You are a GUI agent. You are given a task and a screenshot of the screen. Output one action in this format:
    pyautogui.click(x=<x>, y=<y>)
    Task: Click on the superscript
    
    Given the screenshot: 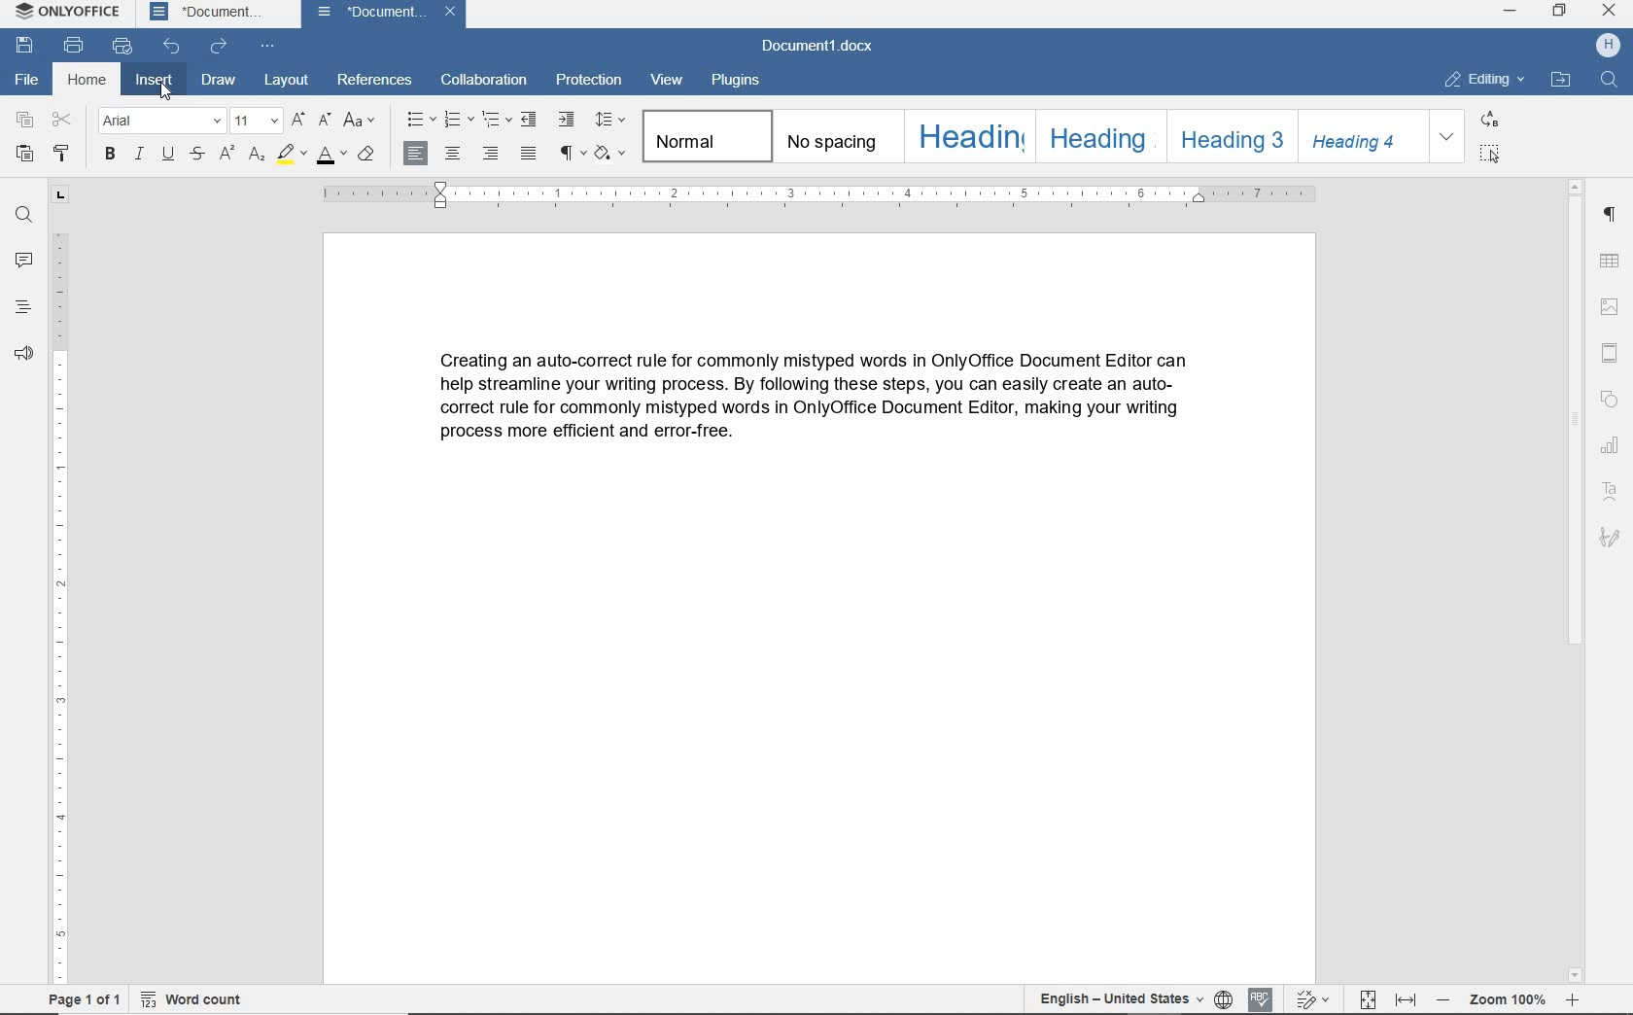 What is the action you would take?
    pyautogui.click(x=227, y=155)
    